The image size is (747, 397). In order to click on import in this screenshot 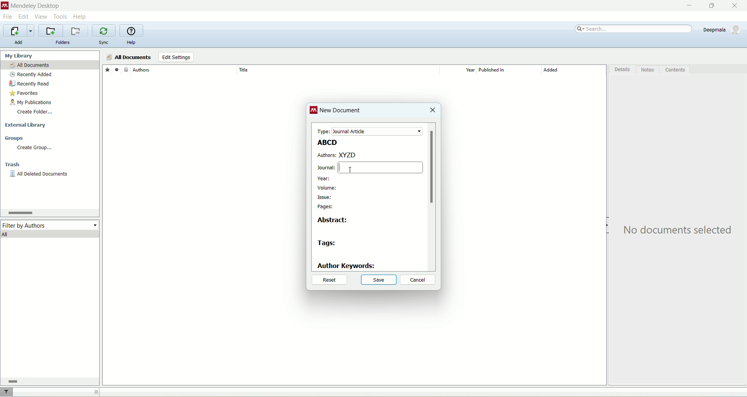, I will do `click(18, 31)`.